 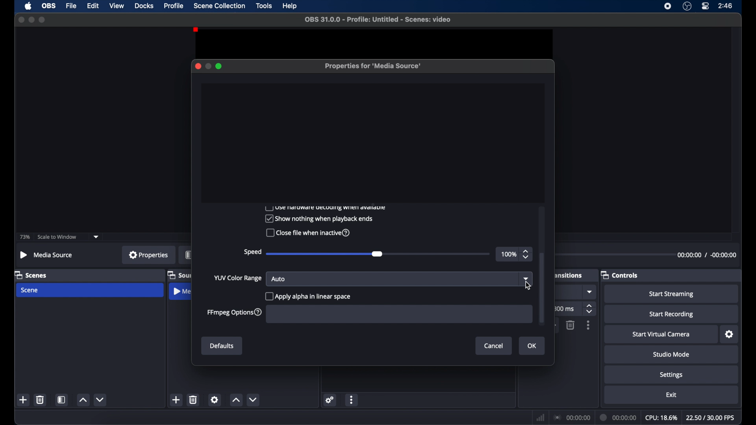 What do you see at coordinates (255, 400) in the screenshot?
I see `decrement` at bounding box center [255, 400].